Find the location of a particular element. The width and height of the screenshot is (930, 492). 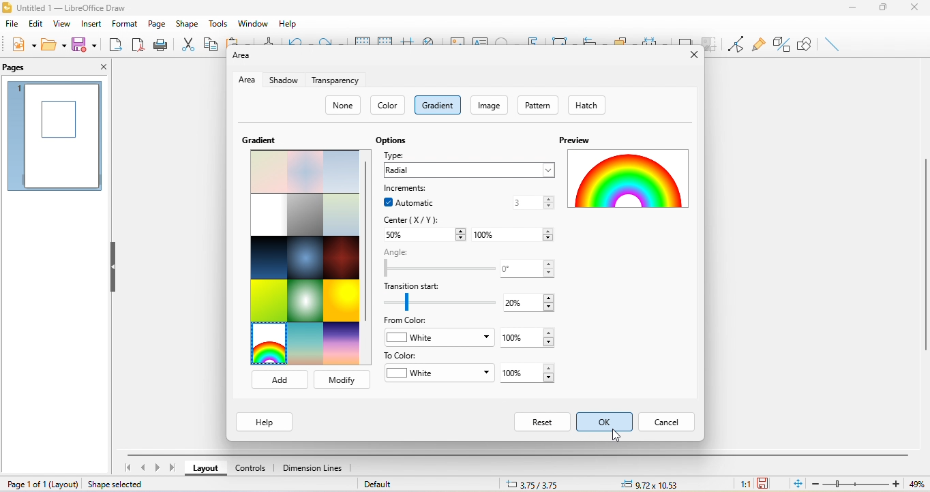

page 1 is located at coordinates (56, 136).